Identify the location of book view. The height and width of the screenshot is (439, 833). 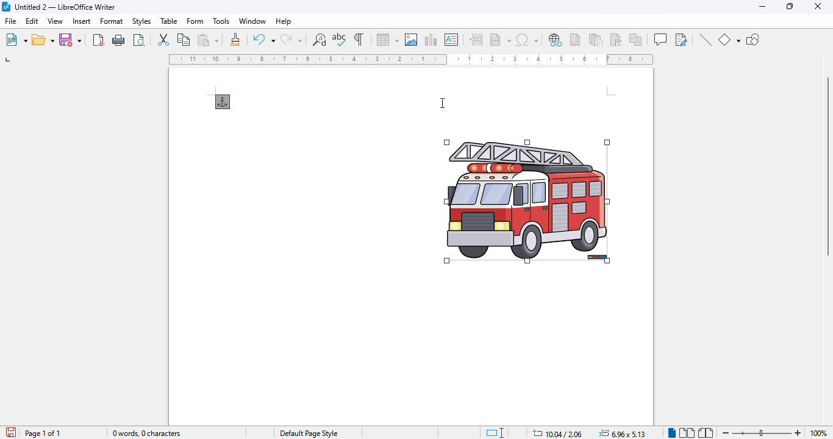
(706, 433).